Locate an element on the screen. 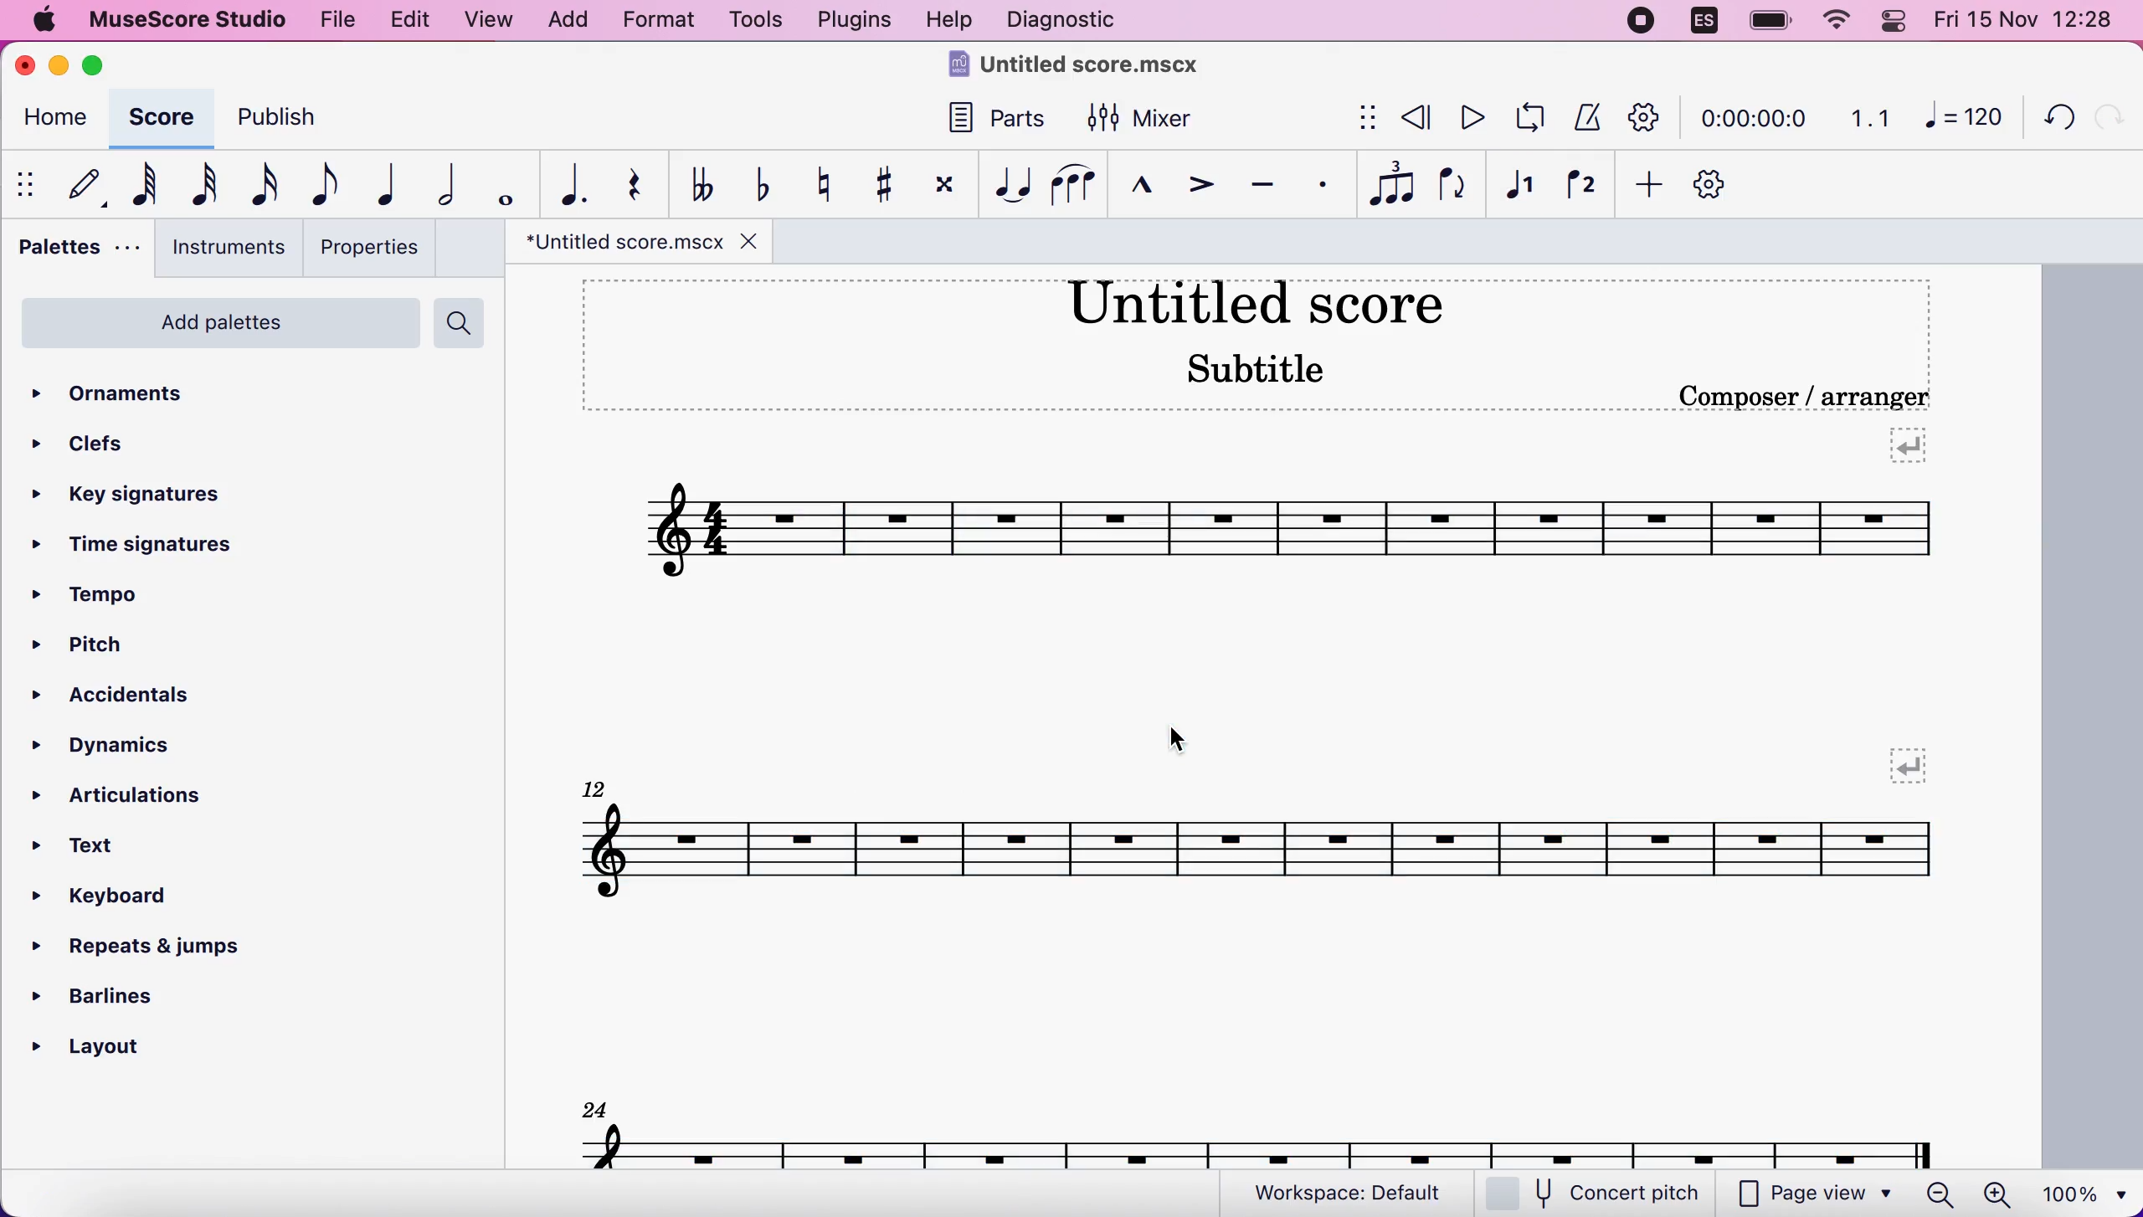 Image resolution: width=2143 pixels, height=1217 pixels. concert pitch is located at coordinates (1603, 1194).